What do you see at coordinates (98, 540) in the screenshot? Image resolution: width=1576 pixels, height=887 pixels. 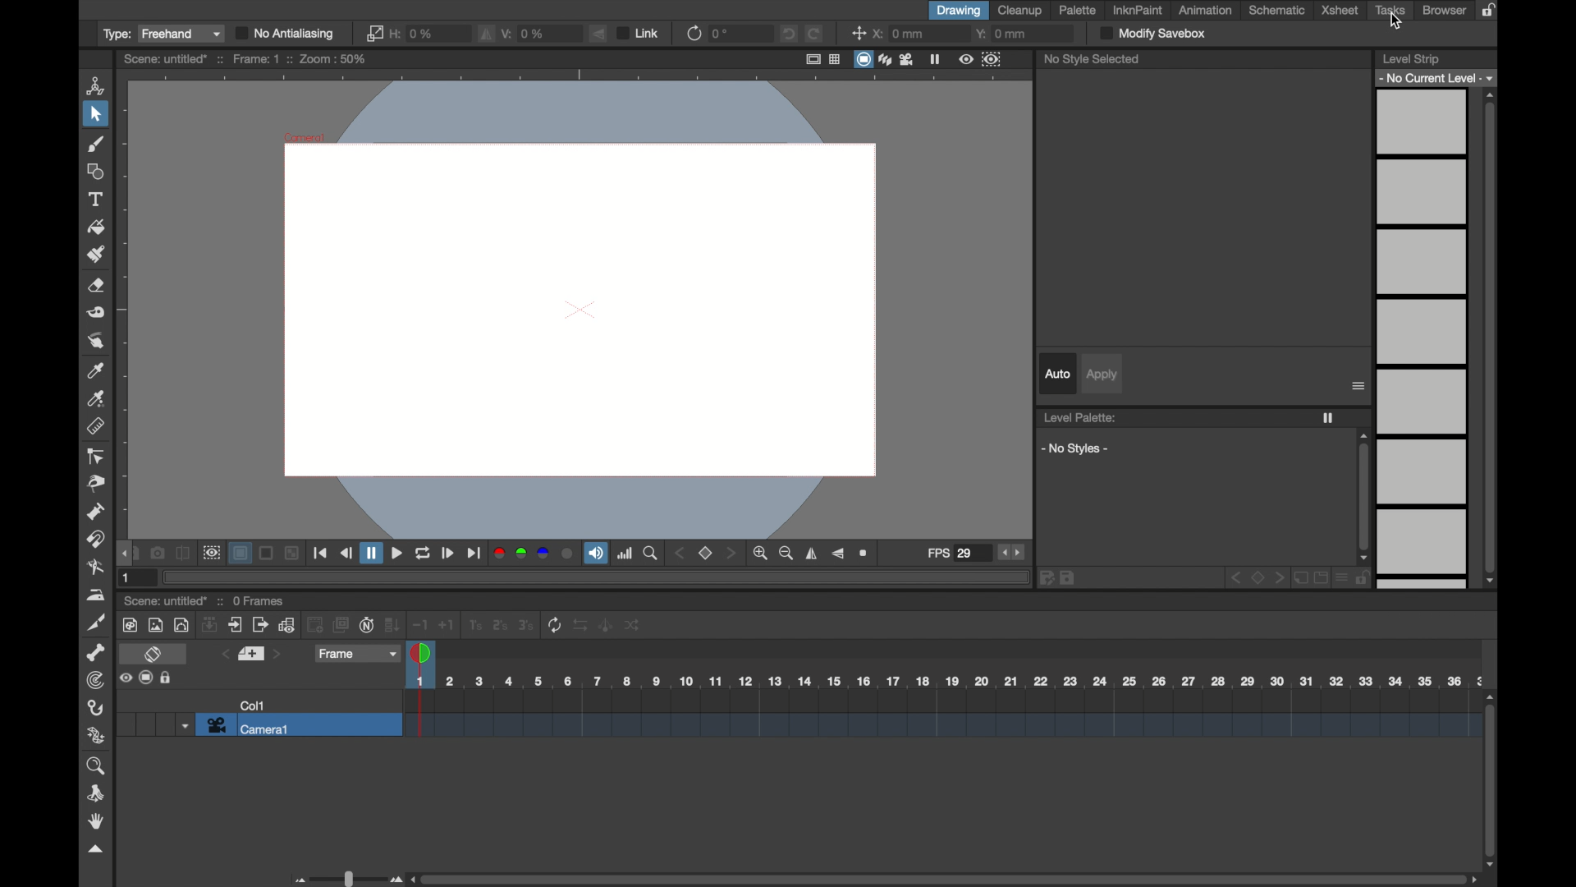 I see `magnet tool` at bounding box center [98, 540].